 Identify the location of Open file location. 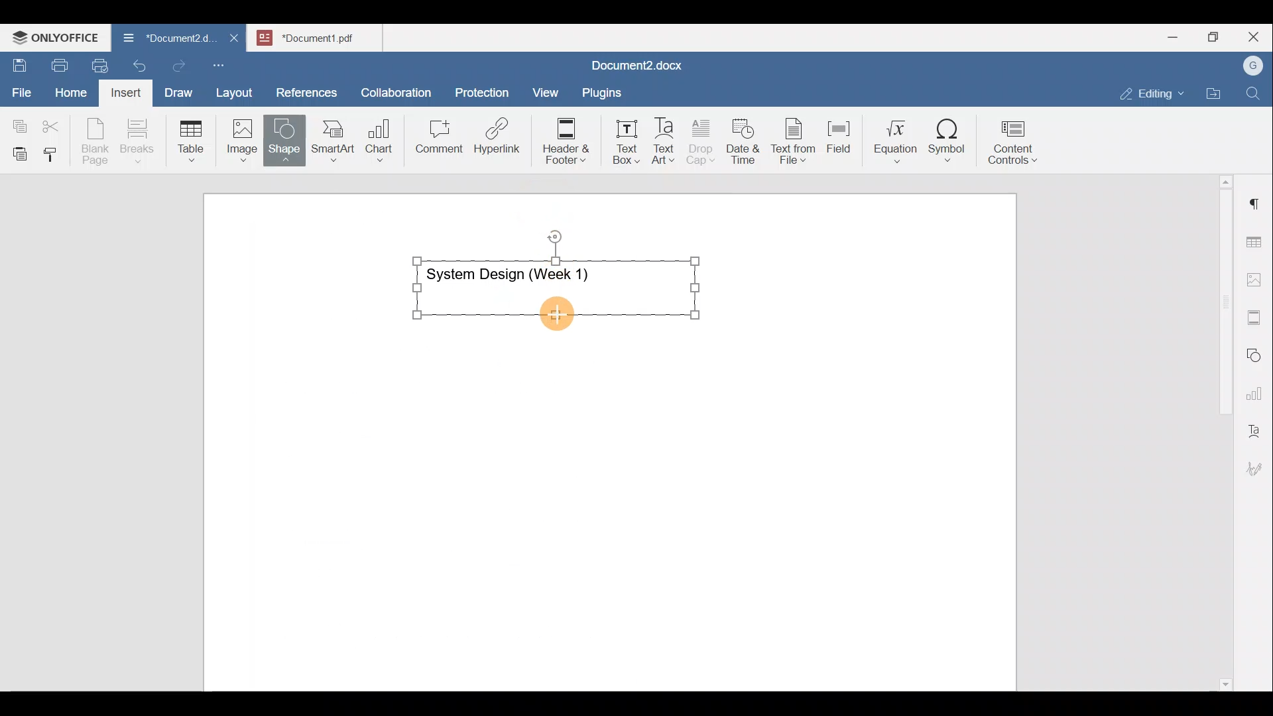
(1217, 95).